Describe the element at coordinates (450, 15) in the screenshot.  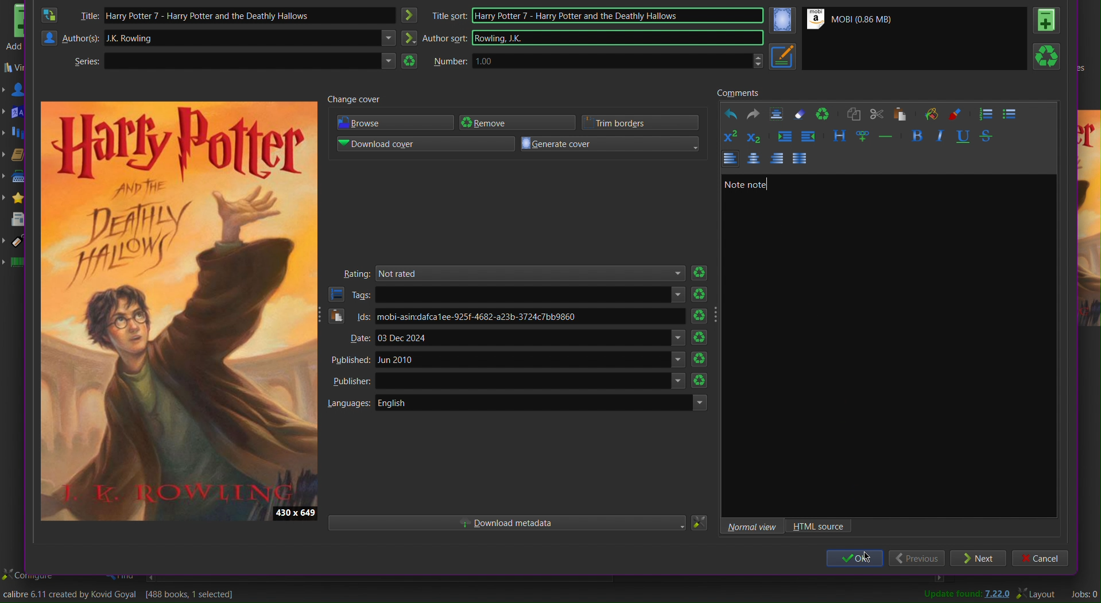
I see `title sort` at that location.